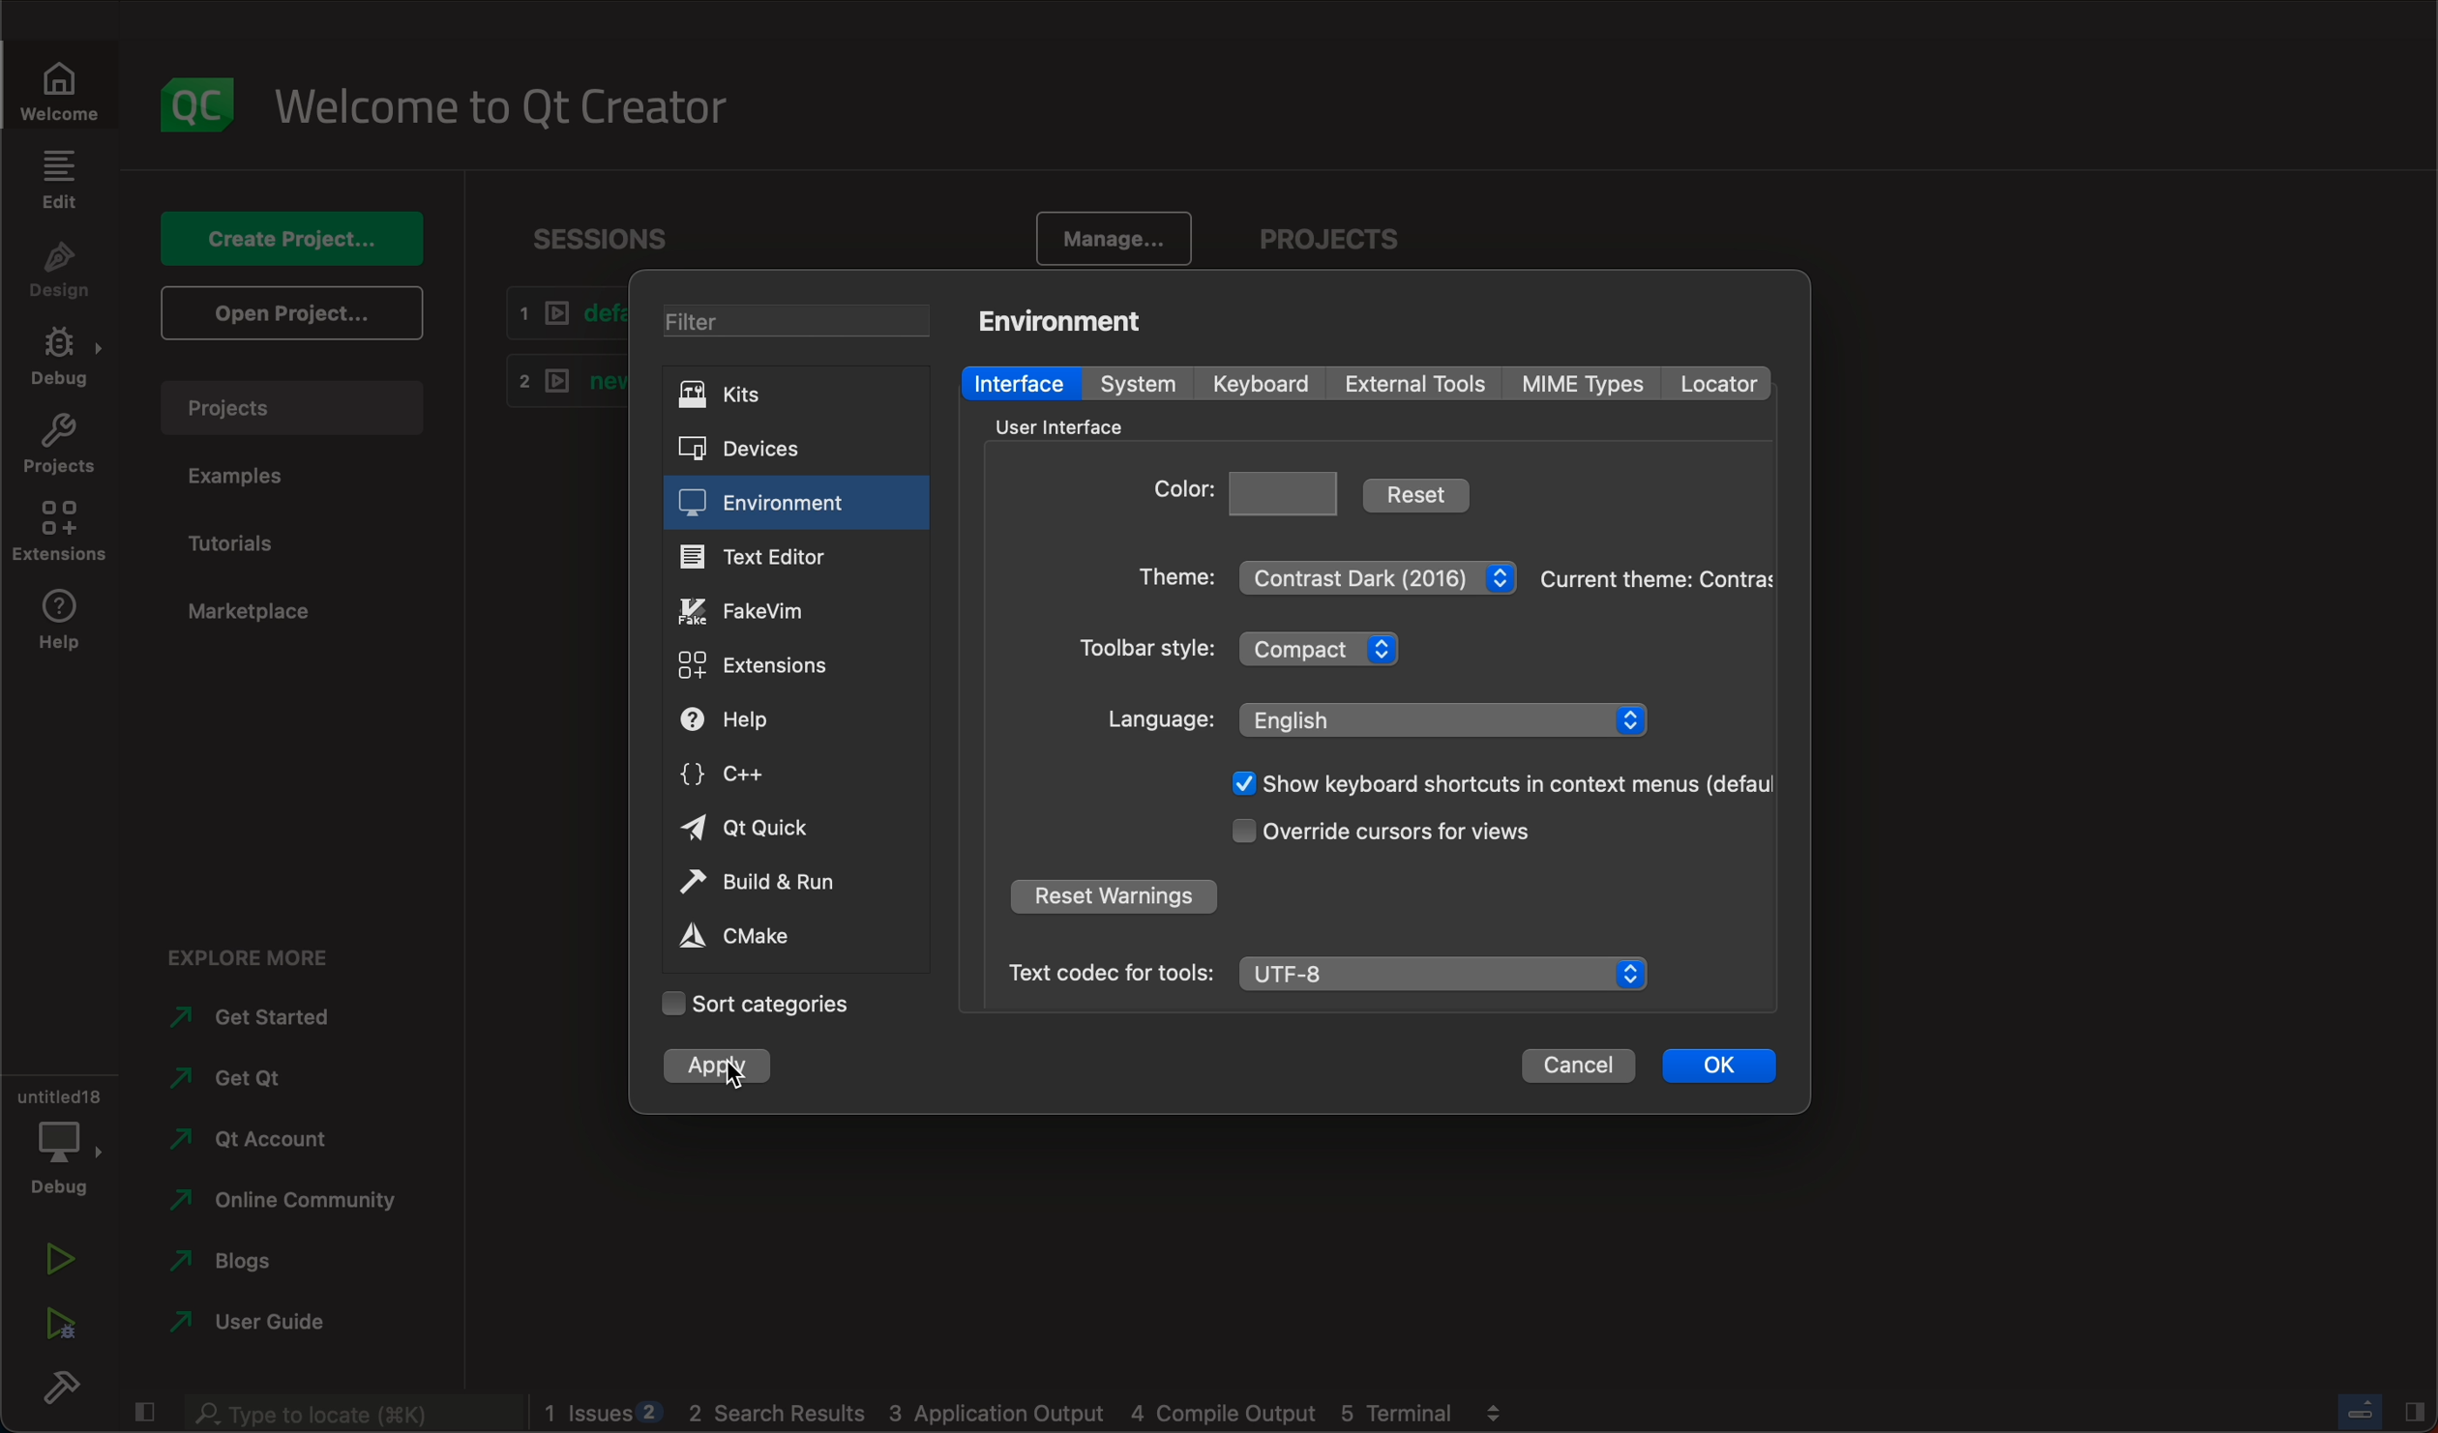 Image resolution: width=2438 pixels, height=1433 pixels. I want to click on sessins, so click(610, 239).